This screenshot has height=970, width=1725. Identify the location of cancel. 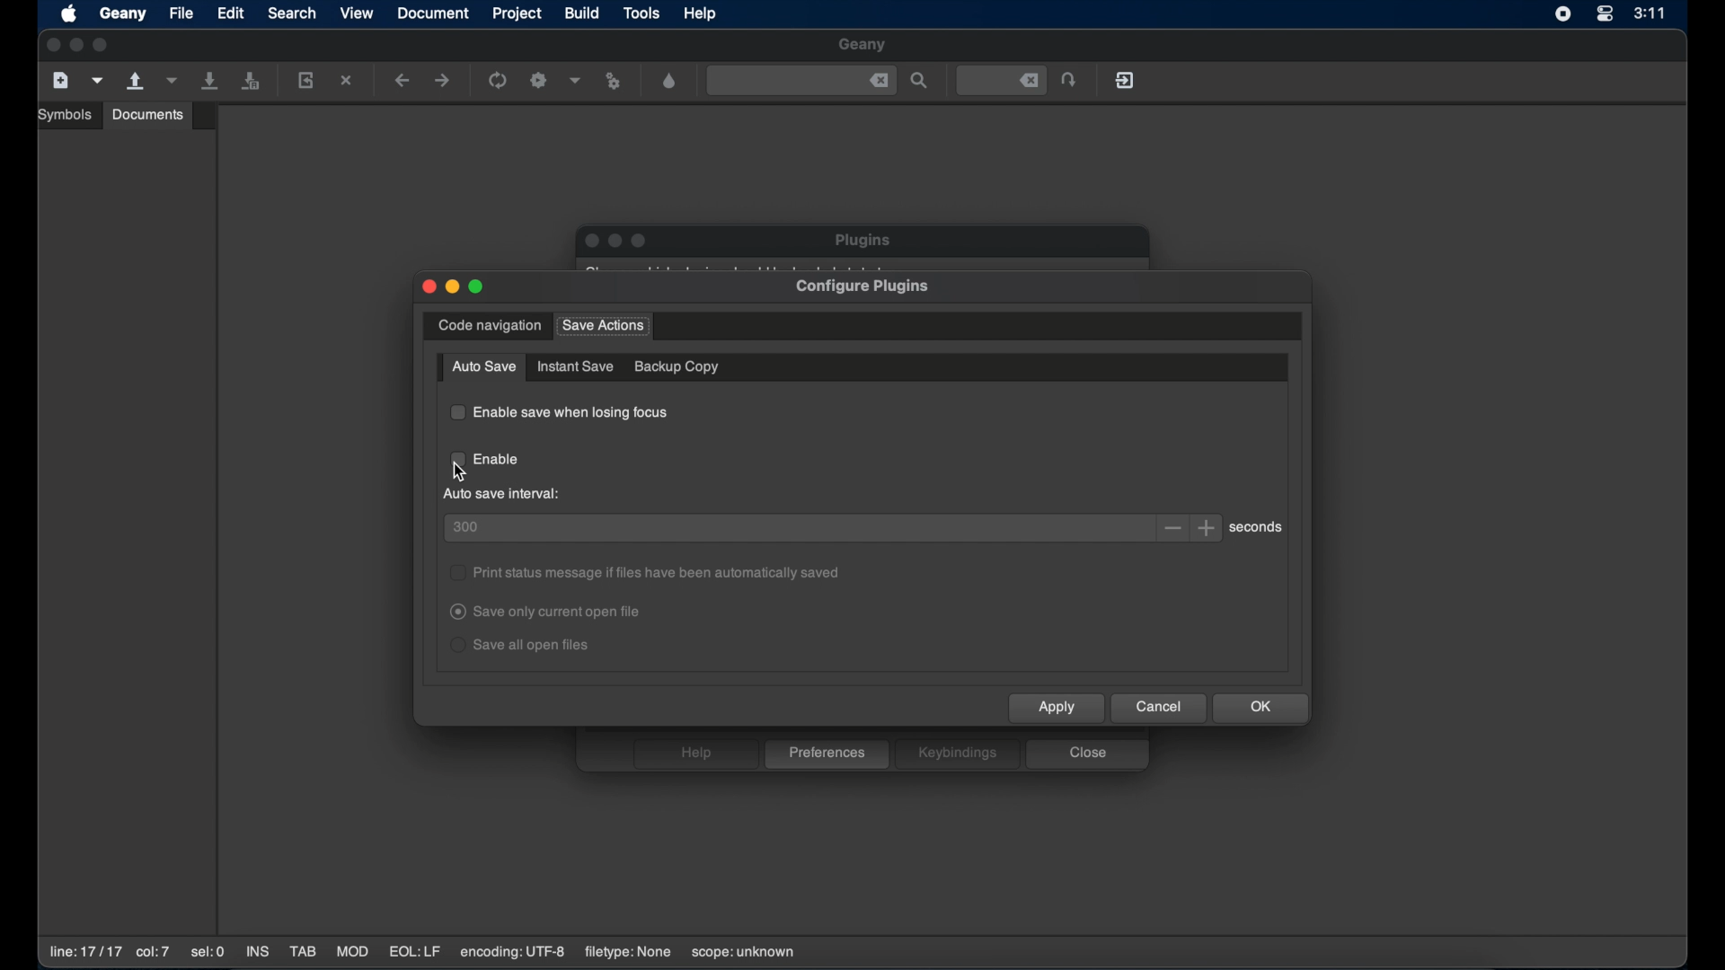
(1160, 708).